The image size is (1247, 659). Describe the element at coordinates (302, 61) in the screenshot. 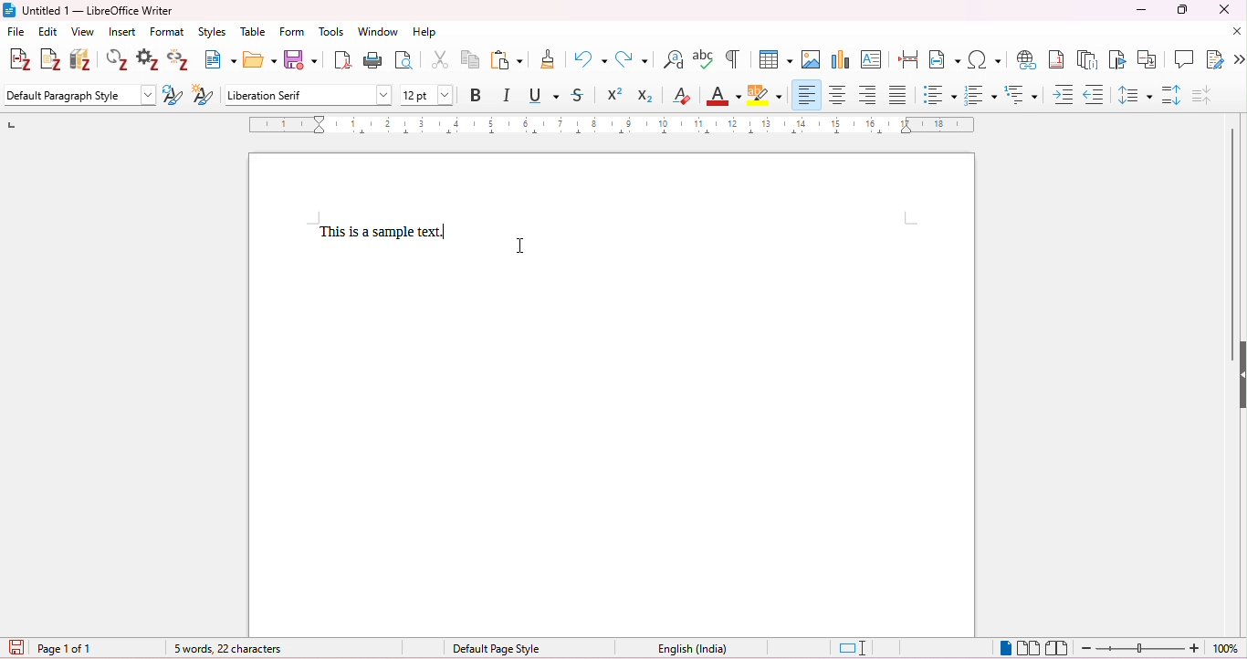

I see `save` at that location.